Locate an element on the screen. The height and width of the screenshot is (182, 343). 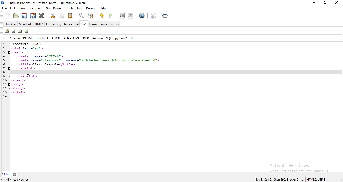
c is located at coordinates (4, 38).